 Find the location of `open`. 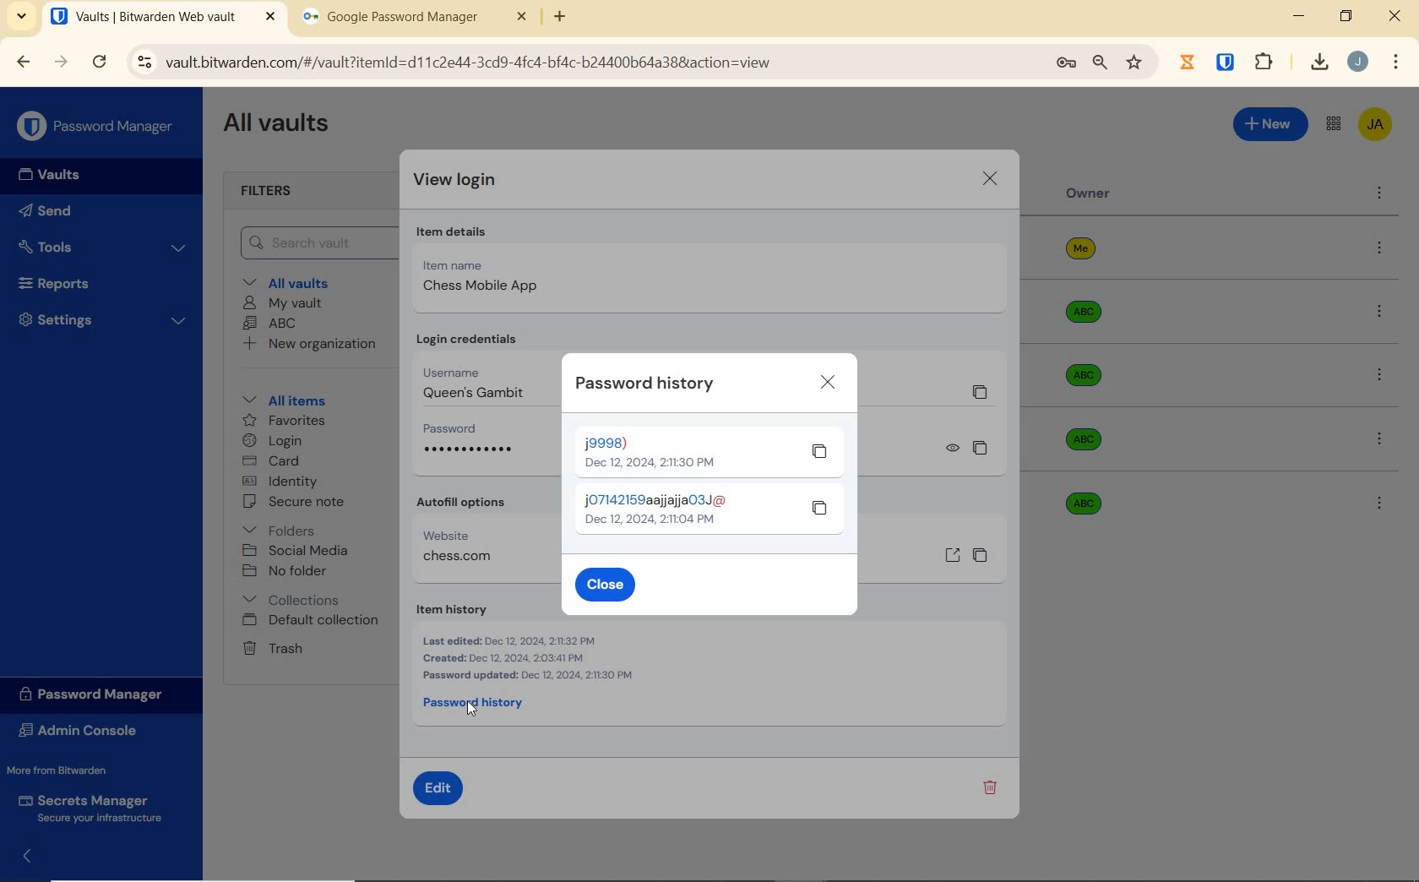

open is located at coordinates (951, 554).